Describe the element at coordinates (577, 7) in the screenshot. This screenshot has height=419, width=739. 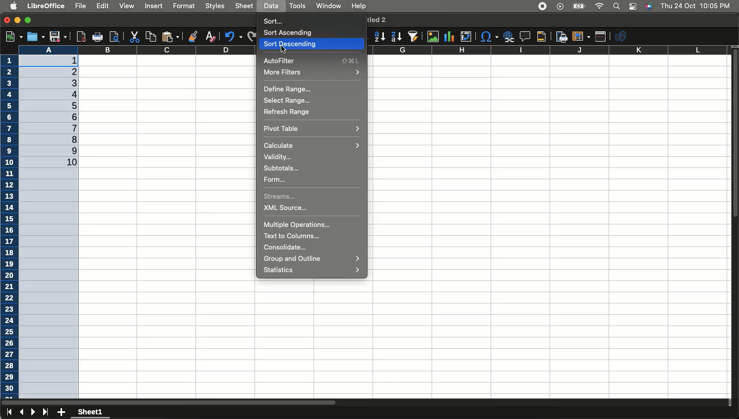
I see `Charge` at that location.